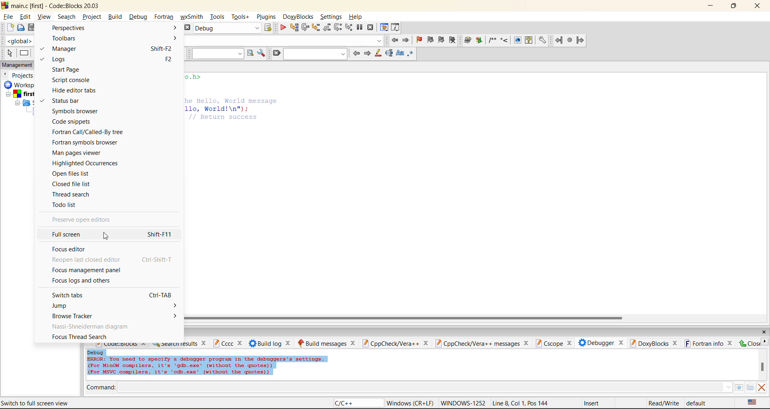 The height and width of the screenshot is (409, 770). I want to click on close, so click(762, 333).